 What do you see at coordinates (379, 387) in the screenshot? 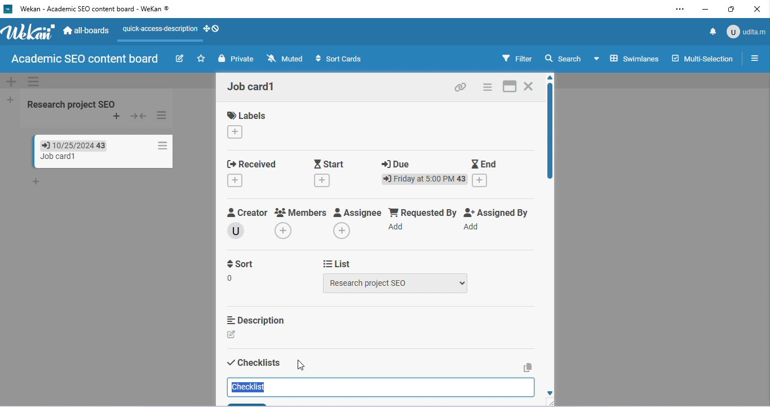
I see `space for typing checklist name` at bounding box center [379, 387].